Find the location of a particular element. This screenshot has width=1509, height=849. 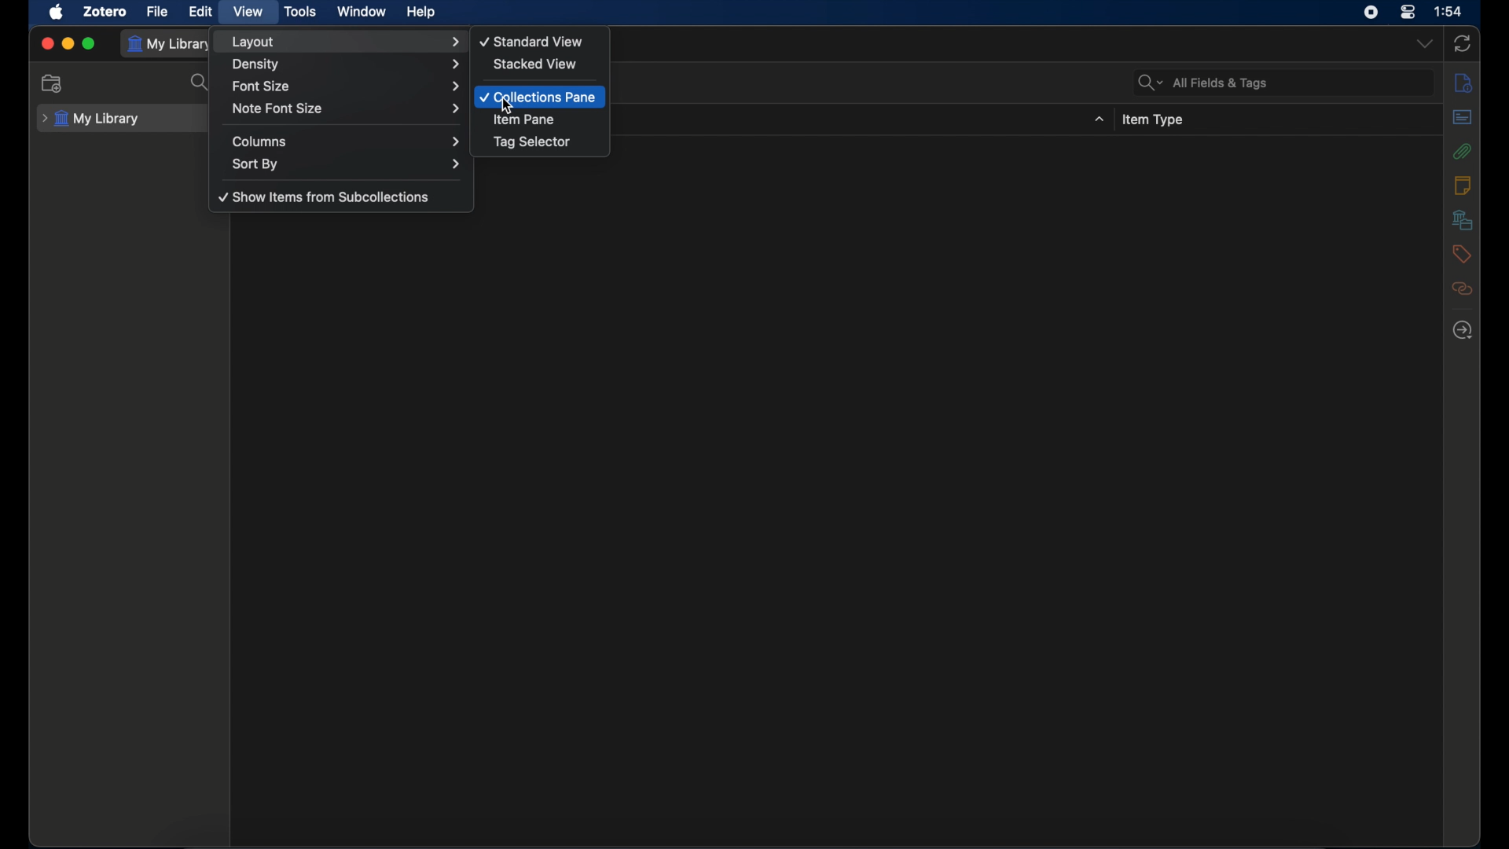

note font size is located at coordinates (346, 108).